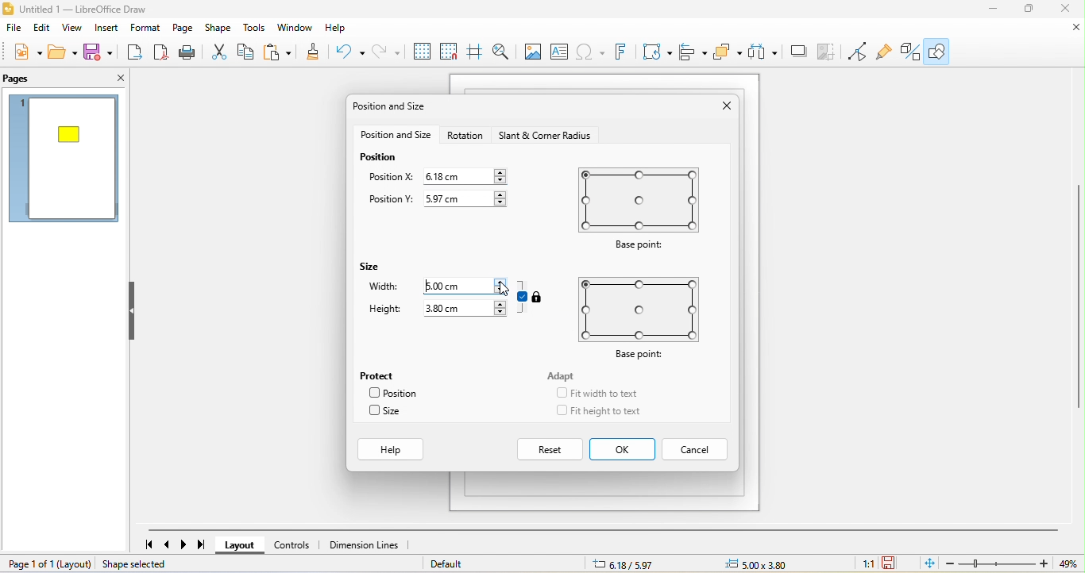 The width and height of the screenshot is (1085, 573). I want to click on height, so click(384, 310).